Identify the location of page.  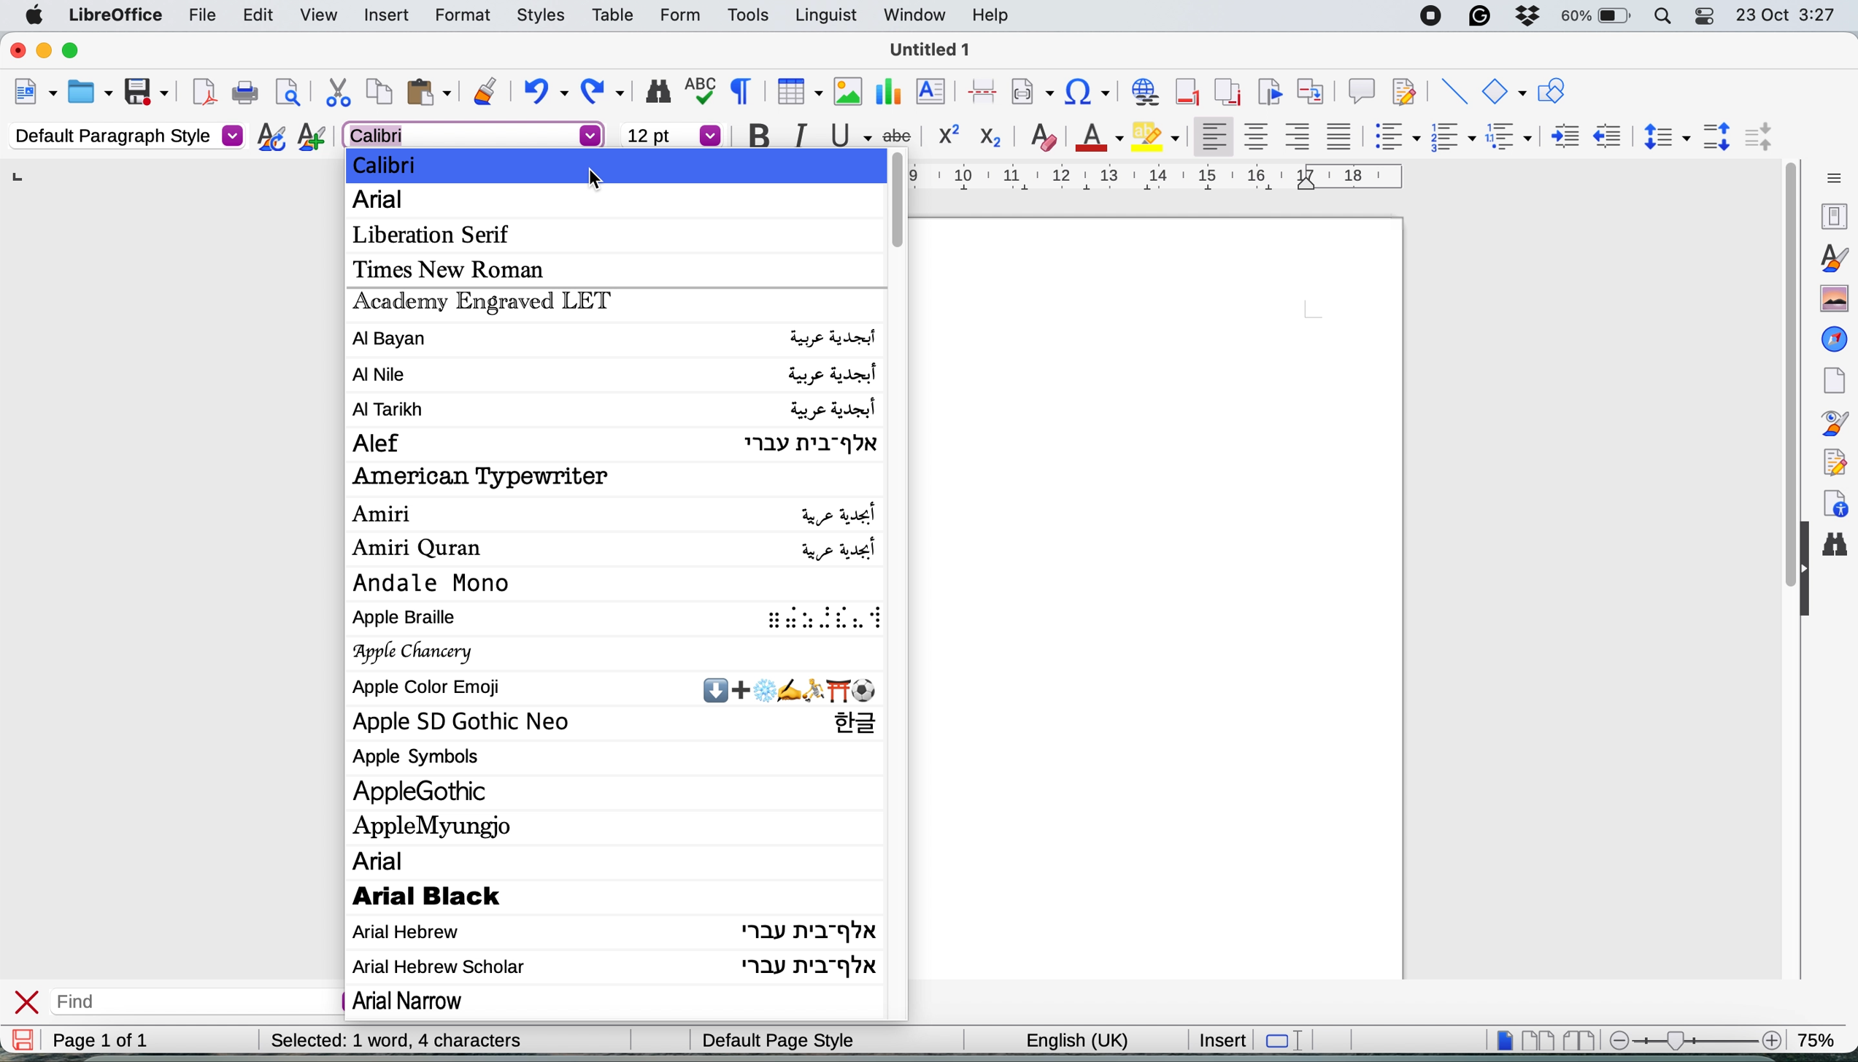
(1834, 380).